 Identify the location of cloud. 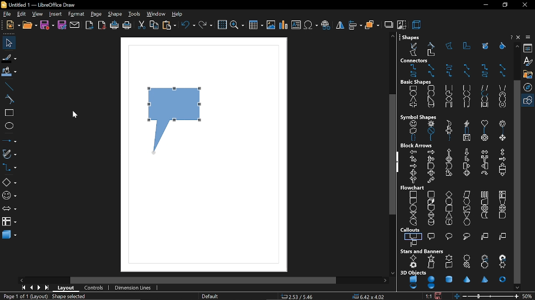
(411, 130).